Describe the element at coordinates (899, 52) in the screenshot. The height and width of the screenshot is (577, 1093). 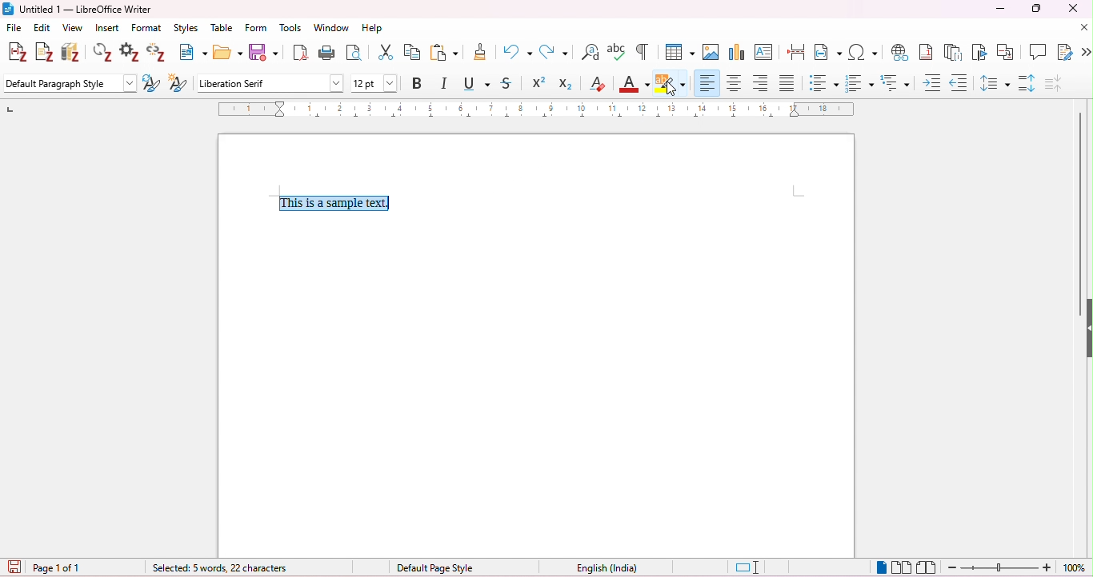
I see `insert hyperlink` at that location.